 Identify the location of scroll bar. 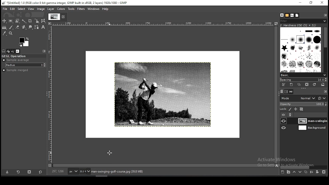
(304, 167).